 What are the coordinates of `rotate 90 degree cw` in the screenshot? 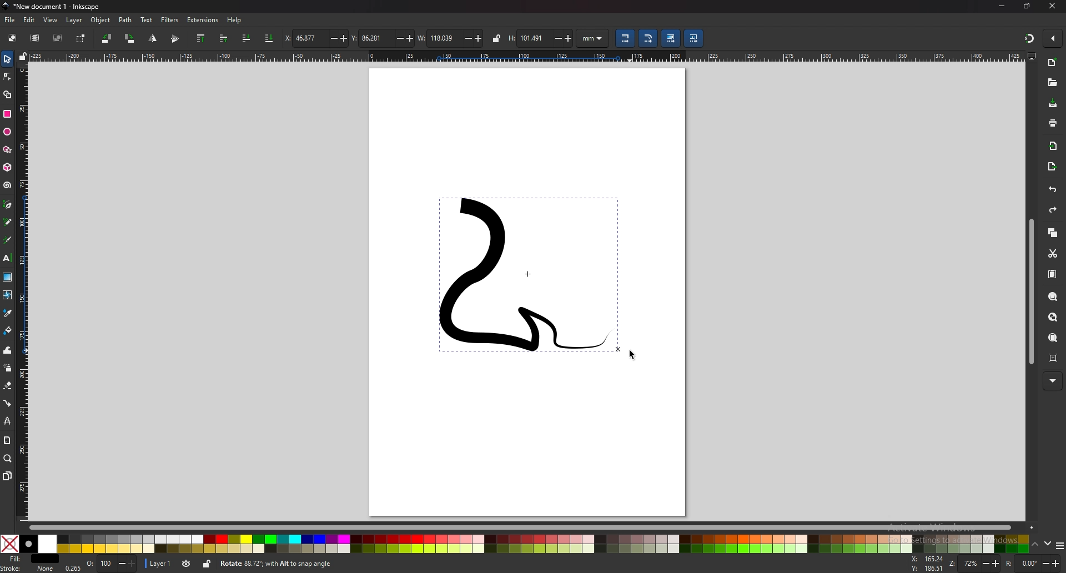 It's located at (130, 38).